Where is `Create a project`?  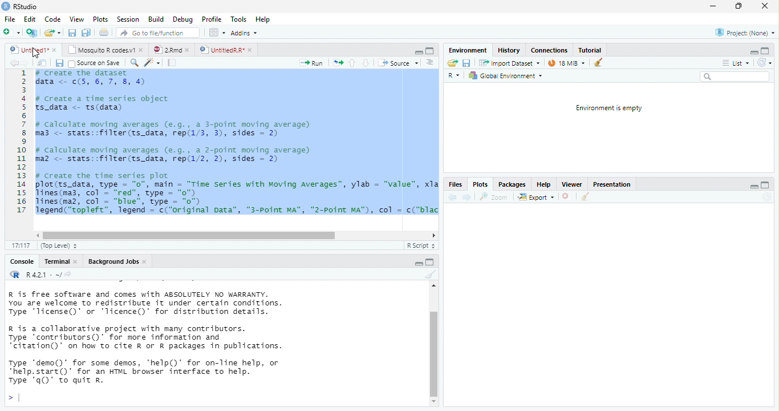
Create a project is located at coordinates (31, 33).